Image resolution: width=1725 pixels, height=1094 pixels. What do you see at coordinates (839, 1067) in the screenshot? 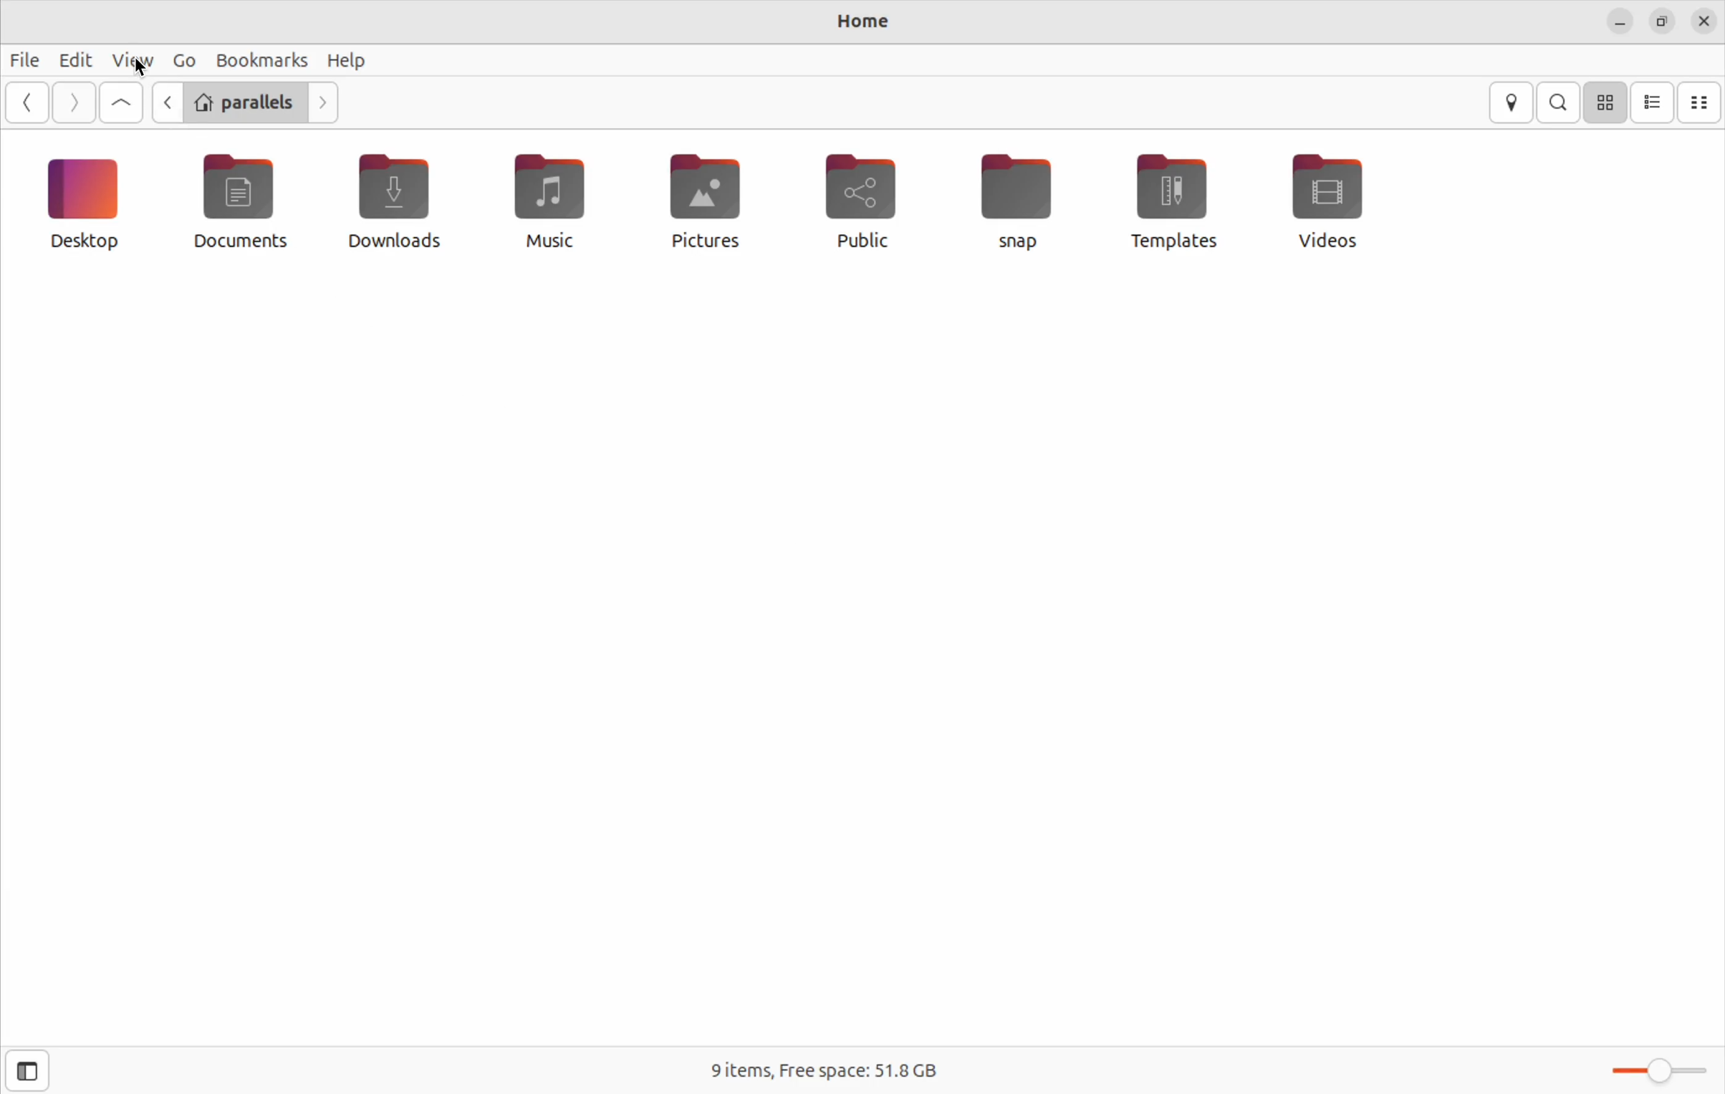
I see `free spaces` at bounding box center [839, 1067].